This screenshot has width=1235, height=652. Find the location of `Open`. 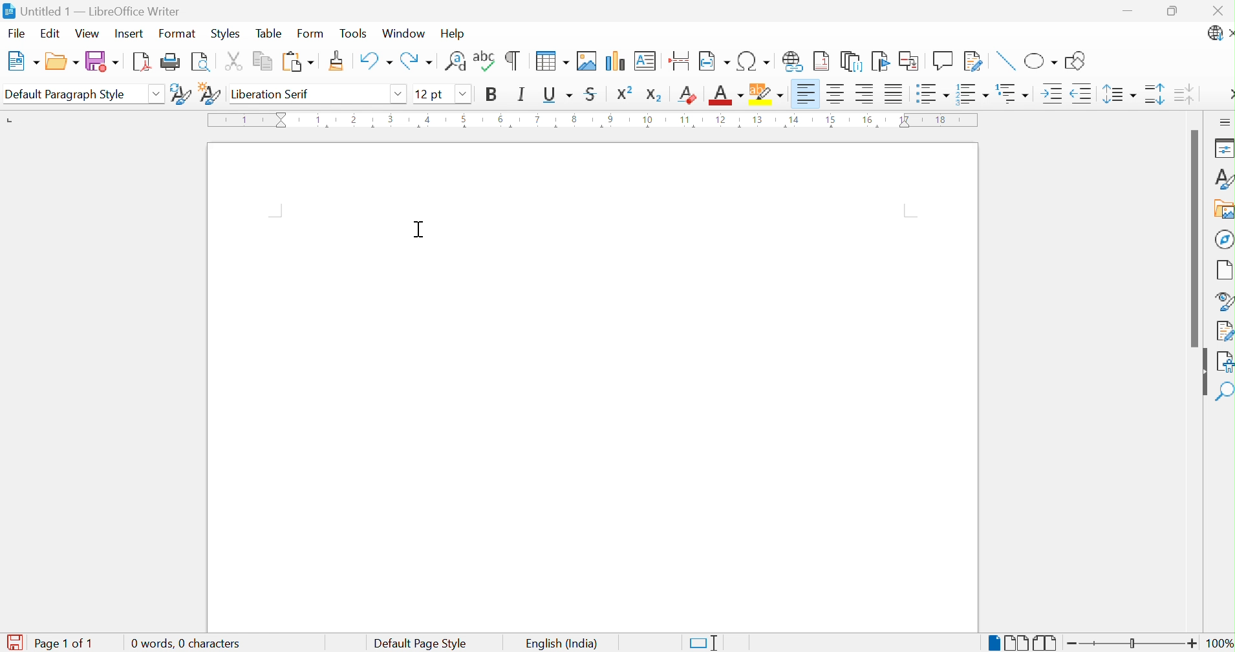

Open is located at coordinates (63, 60).